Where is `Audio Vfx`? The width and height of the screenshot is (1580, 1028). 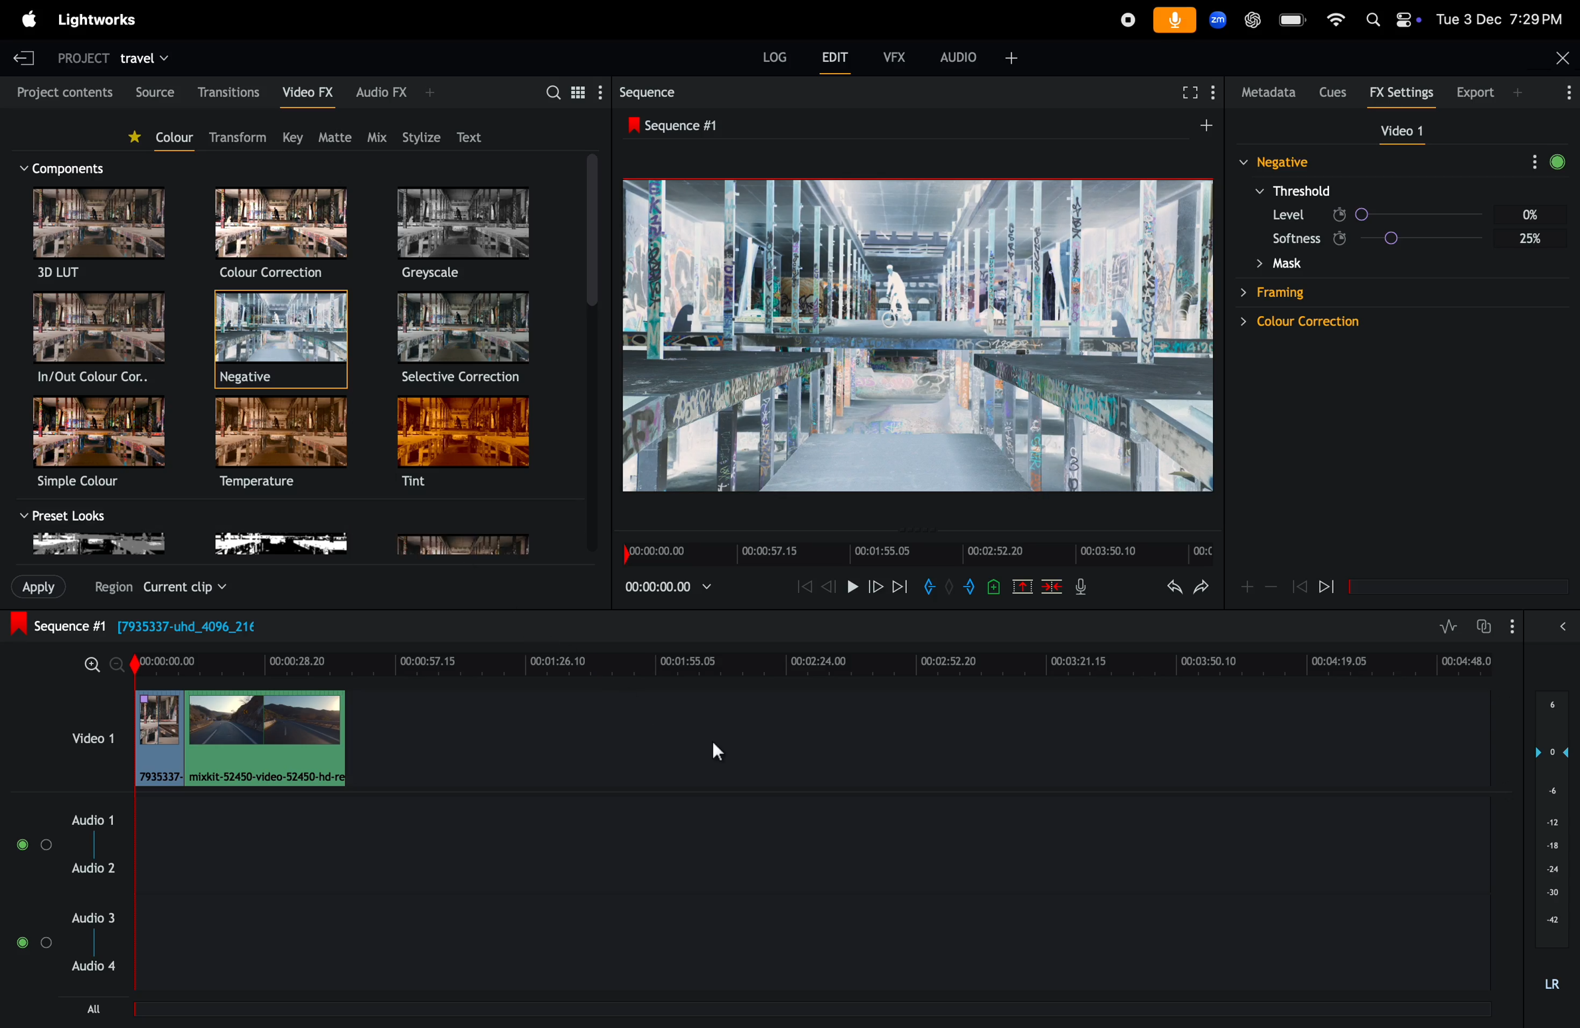
Audio Vfx is located at coordinates (396, 93).